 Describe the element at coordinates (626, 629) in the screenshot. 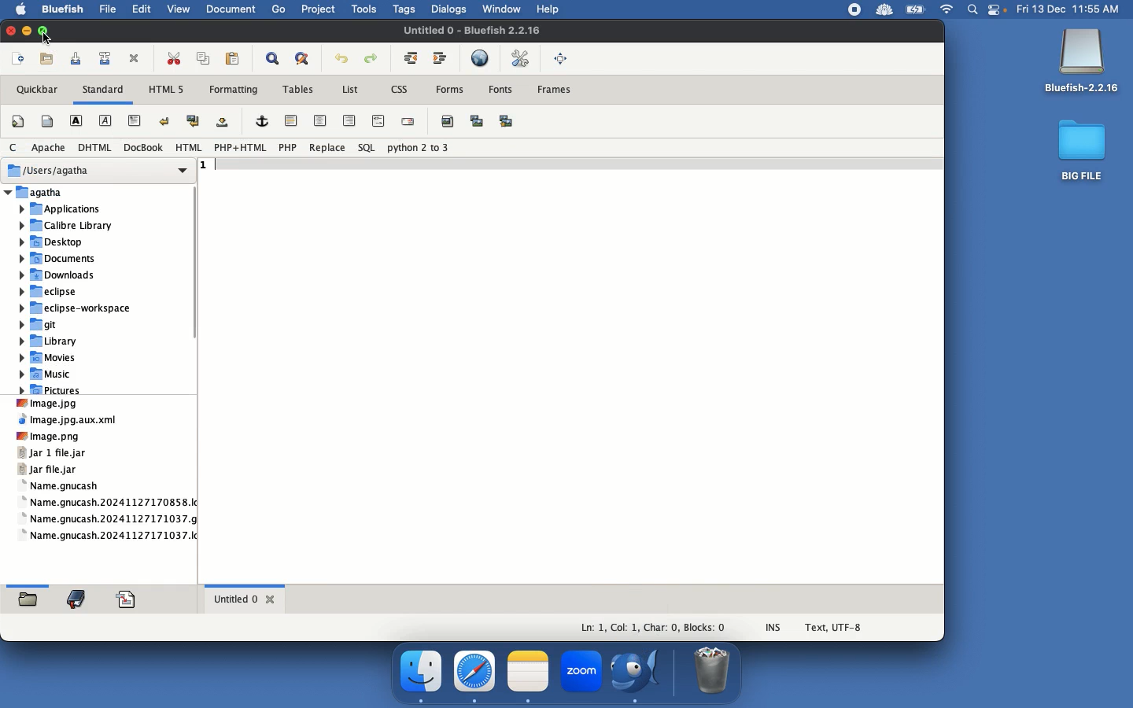

I see `Col` at that location.